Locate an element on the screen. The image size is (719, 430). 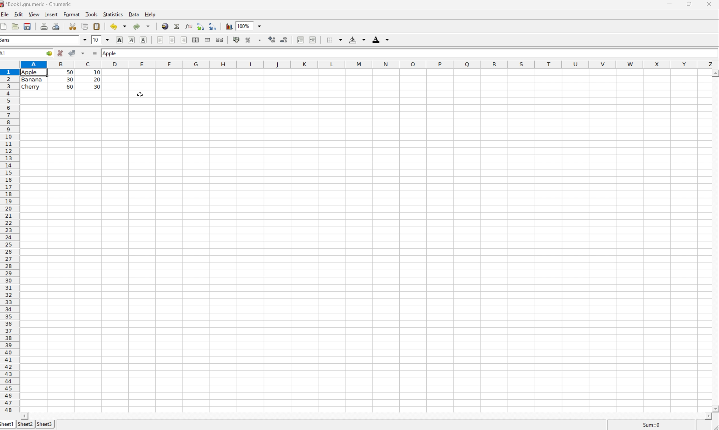
apple is located at coordinates (112, 53).